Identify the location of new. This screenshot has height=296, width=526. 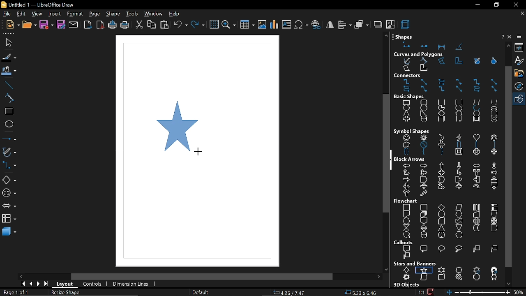
(12, 24).